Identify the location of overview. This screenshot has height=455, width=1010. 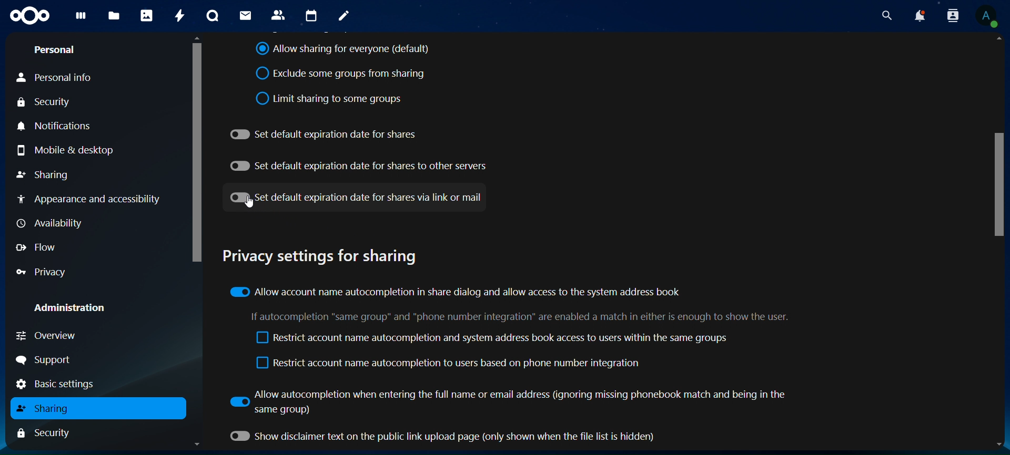
(47, 336).